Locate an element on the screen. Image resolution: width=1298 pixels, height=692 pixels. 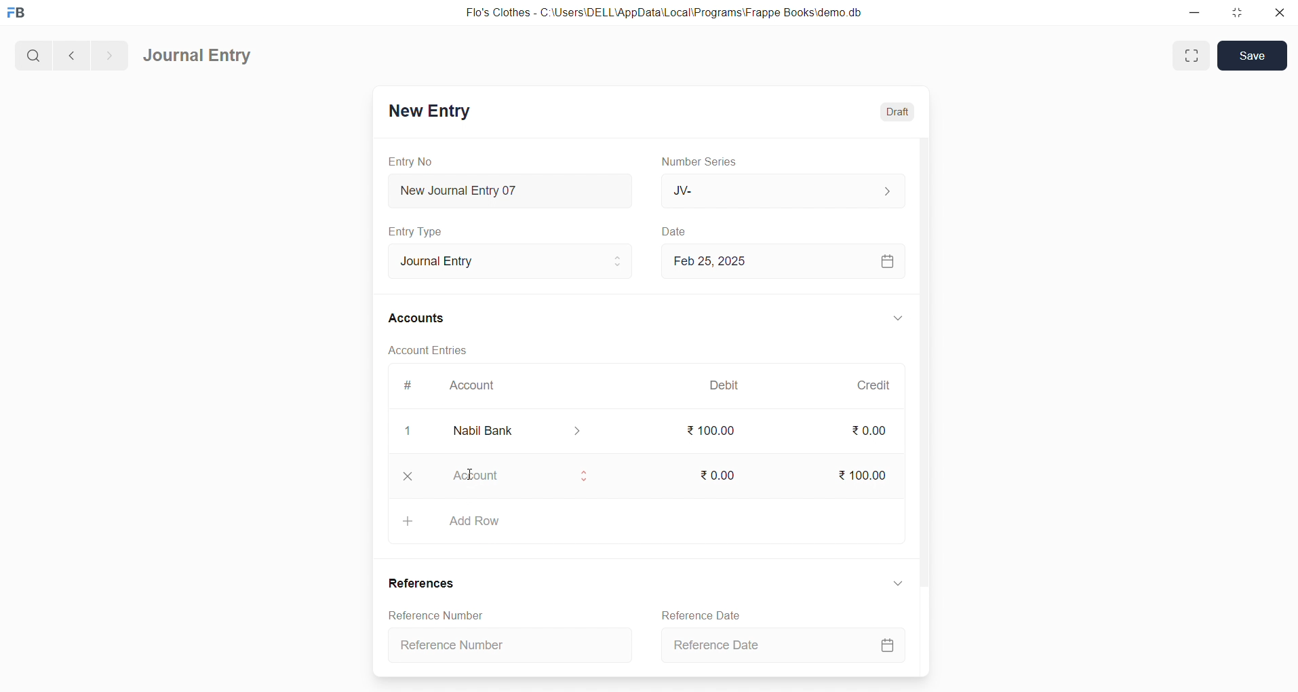
₹ 100.00 is located at coordinates (715, 431).